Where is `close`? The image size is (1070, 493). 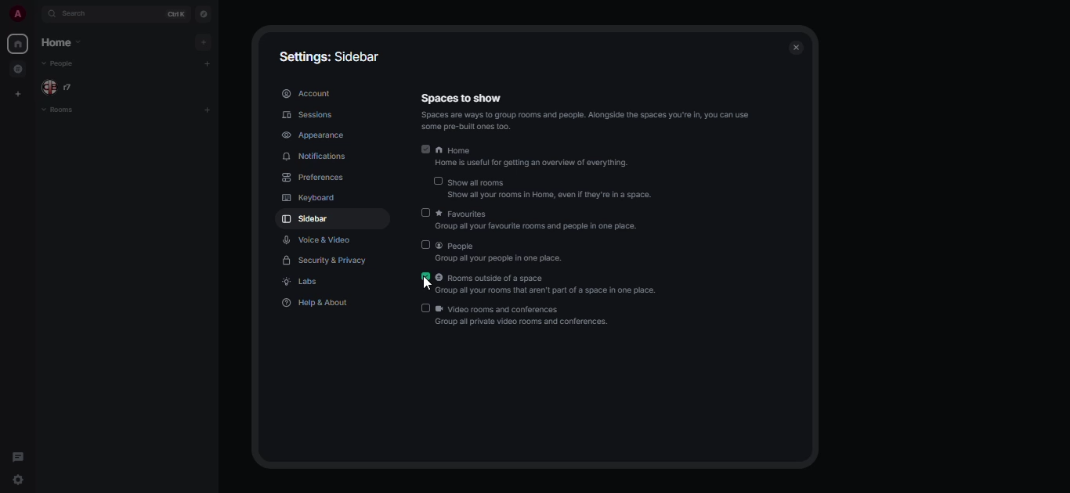 close is located at coordinates (795, 46).